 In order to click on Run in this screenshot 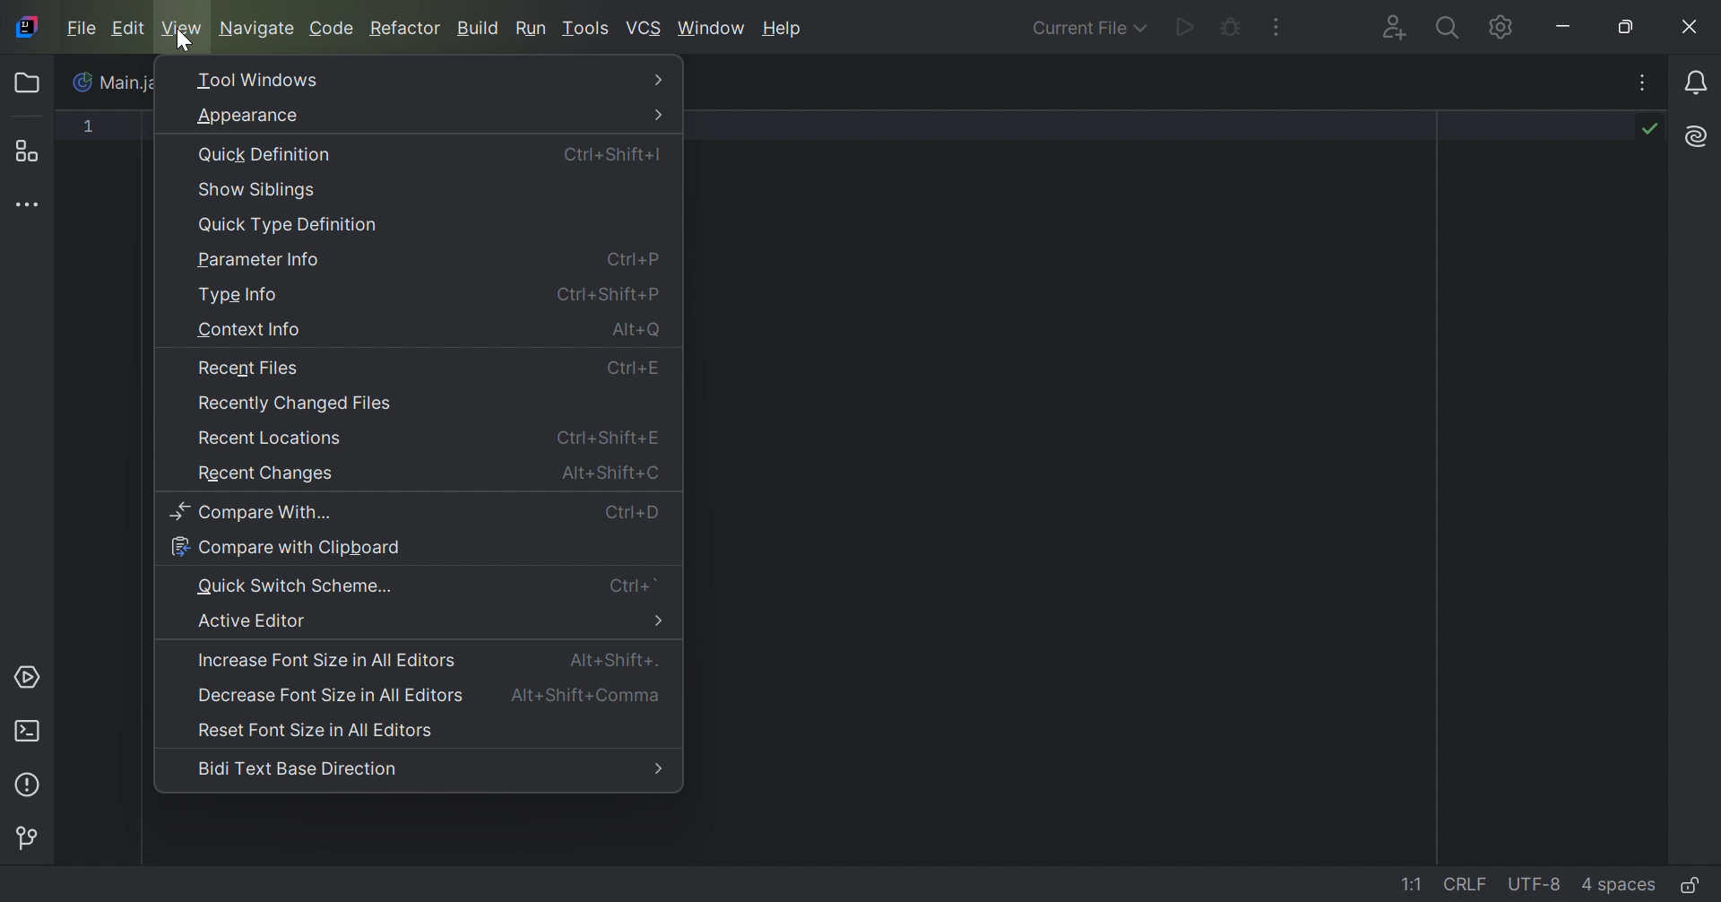, I will do `click(532, 28)`.